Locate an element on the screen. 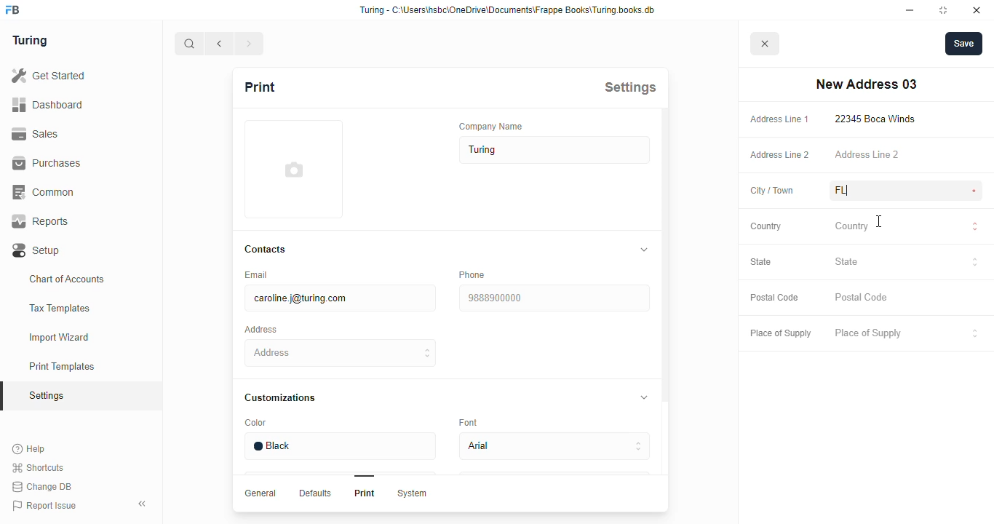 The width and height of the screenshot is (994, 524). toggle maximize is located at coordinates (942, 9).